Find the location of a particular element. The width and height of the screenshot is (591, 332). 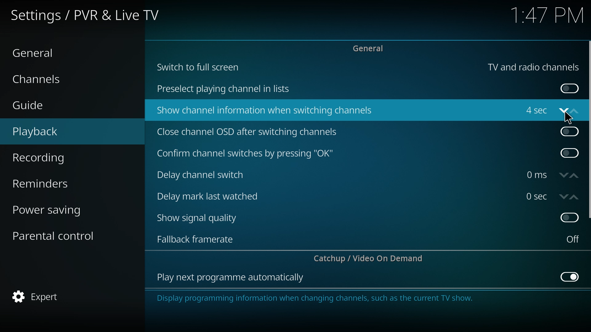

on is located at coordinates (573, 239).